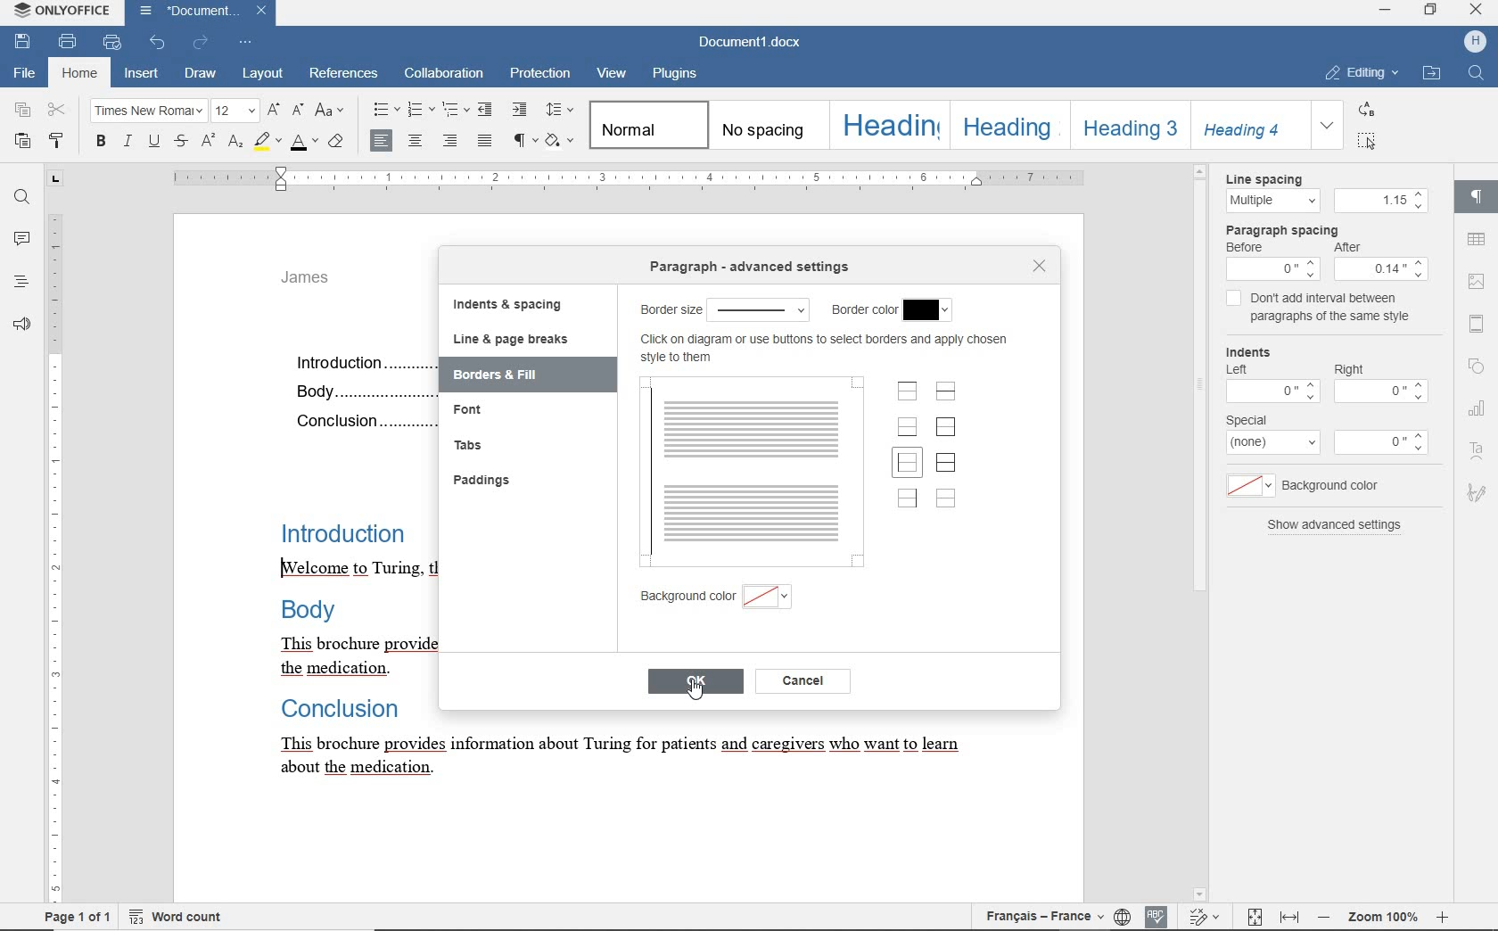 The image size is (1498, 931). Describe the element at coordinates (1478, 197) in the screenshot. I see `paragraph settings` at that location.